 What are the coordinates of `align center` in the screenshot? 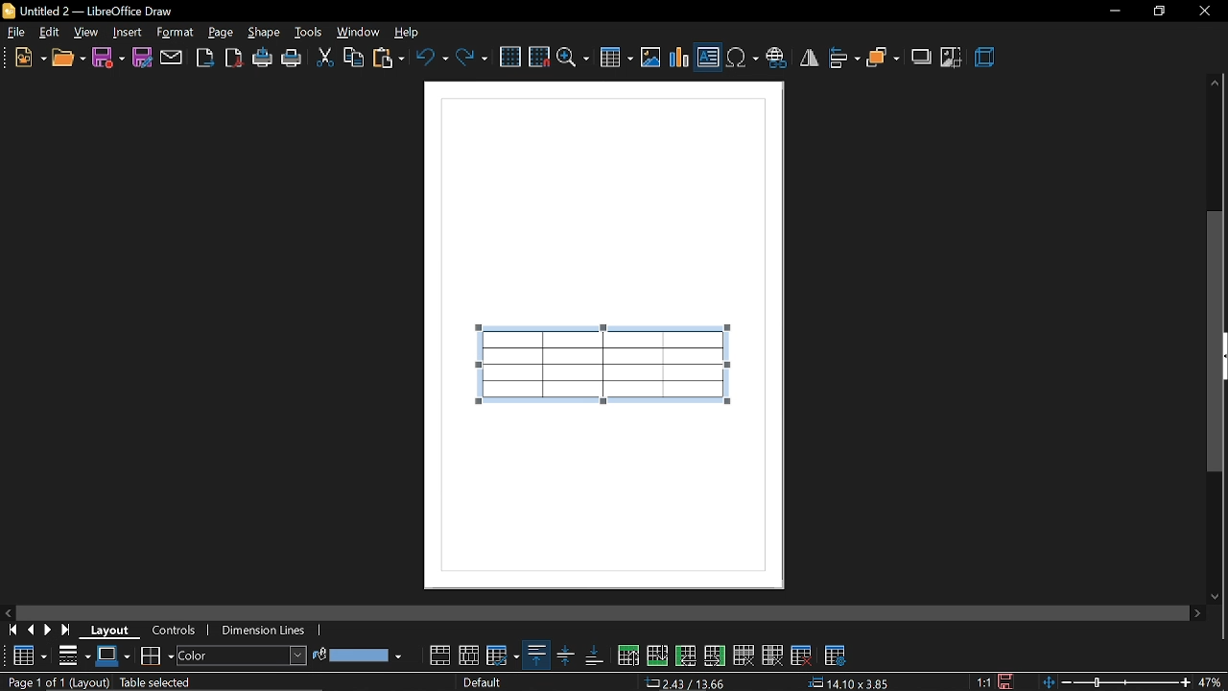 It's located at (565, 655).